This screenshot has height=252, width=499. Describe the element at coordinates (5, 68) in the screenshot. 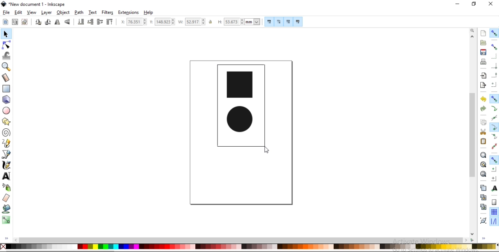

I see `zoom in or out` at that location.